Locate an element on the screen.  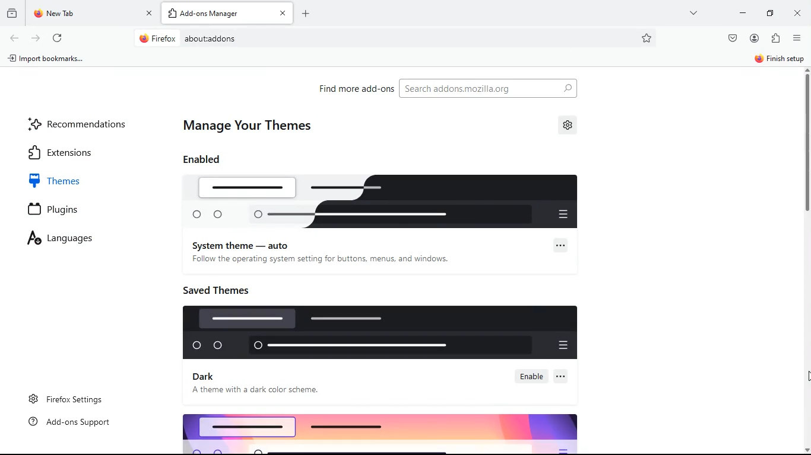
about:addons is located at coordinates (210, 39).